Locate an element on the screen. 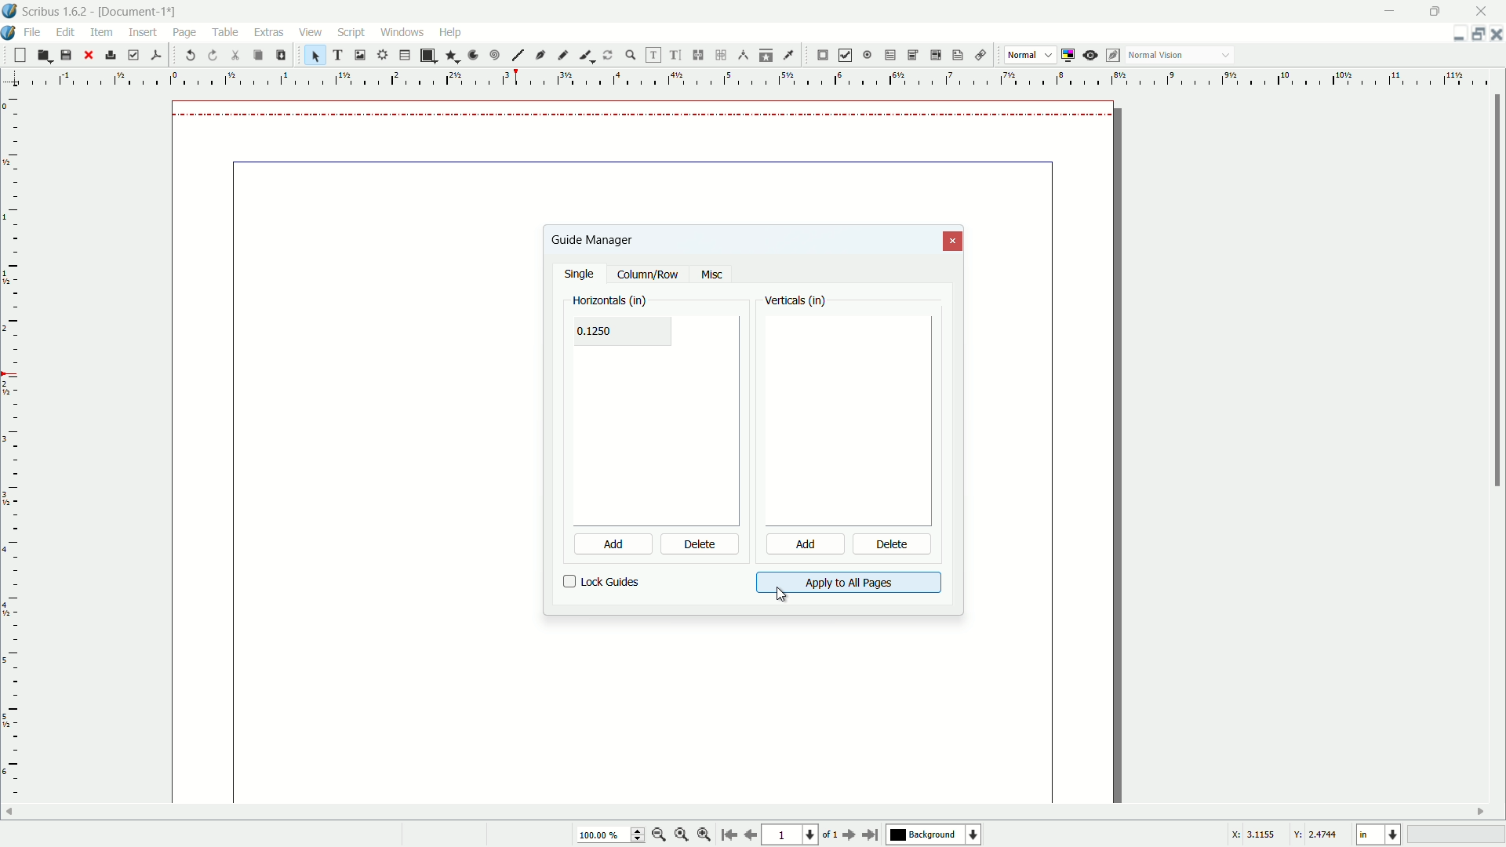 This screenshot has width=1506, height=847. go to start page is located at coordinates (727, 836).